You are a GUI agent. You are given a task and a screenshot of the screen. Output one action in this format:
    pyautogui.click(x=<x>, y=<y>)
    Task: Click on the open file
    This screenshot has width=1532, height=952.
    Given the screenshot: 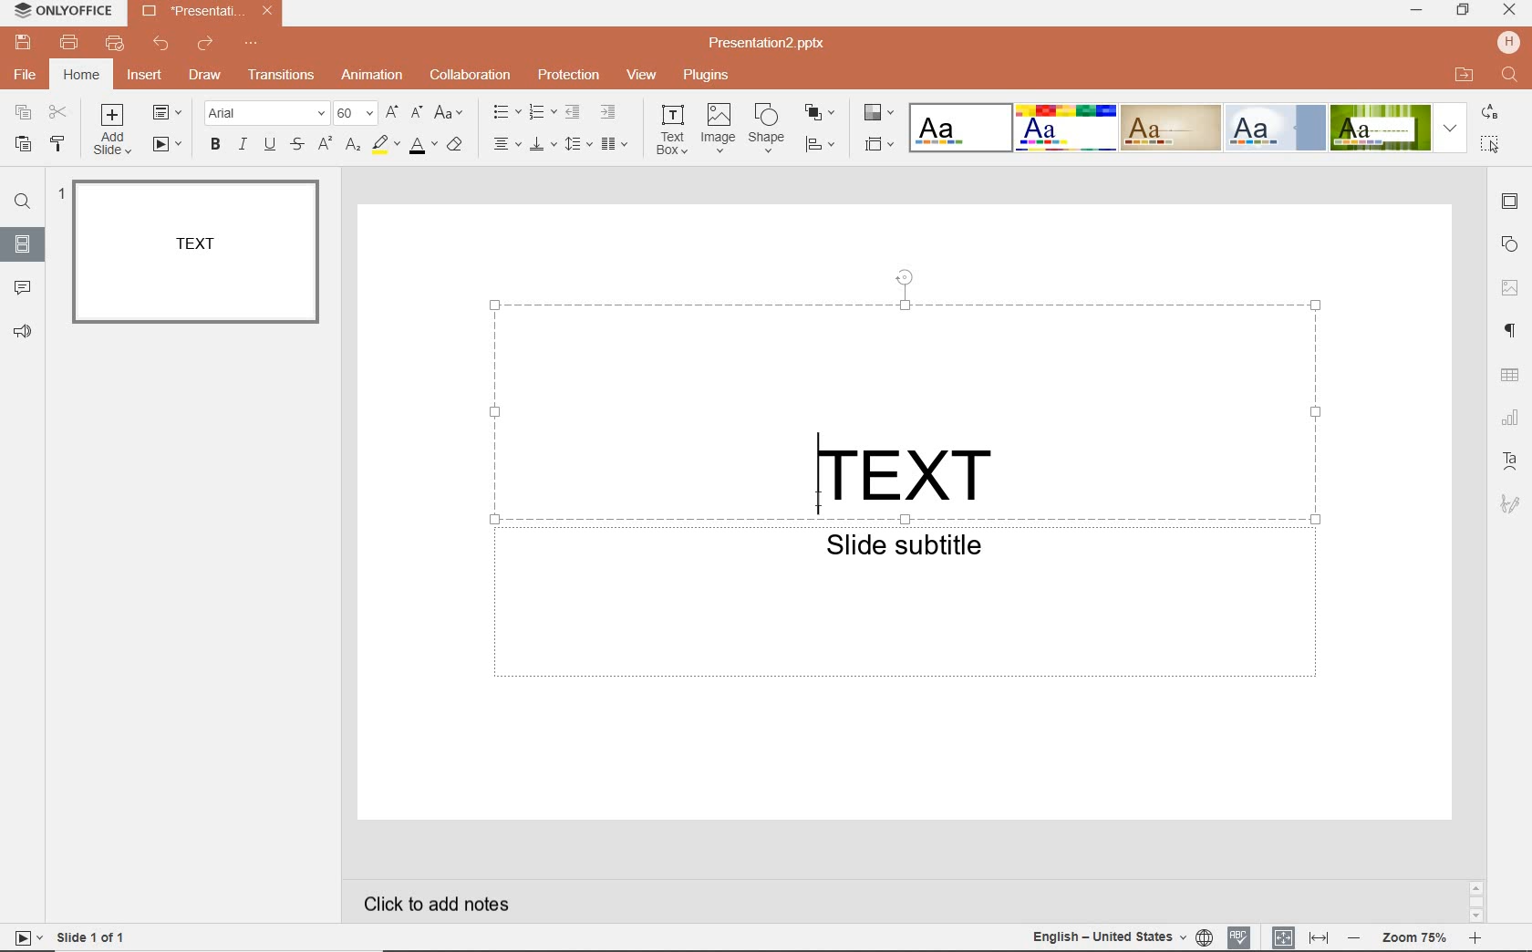 What is the action you would take?
    pyautogui.click(x=1464, y=75)
    